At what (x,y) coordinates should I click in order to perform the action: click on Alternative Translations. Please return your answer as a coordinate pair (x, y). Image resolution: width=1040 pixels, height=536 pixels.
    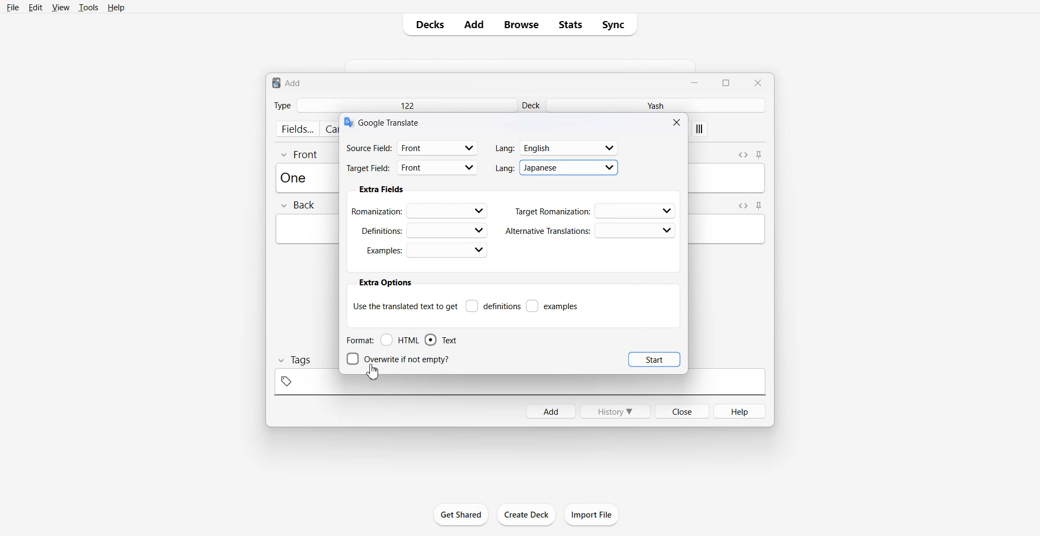
    Looking at the image, I should click on (590, 231).